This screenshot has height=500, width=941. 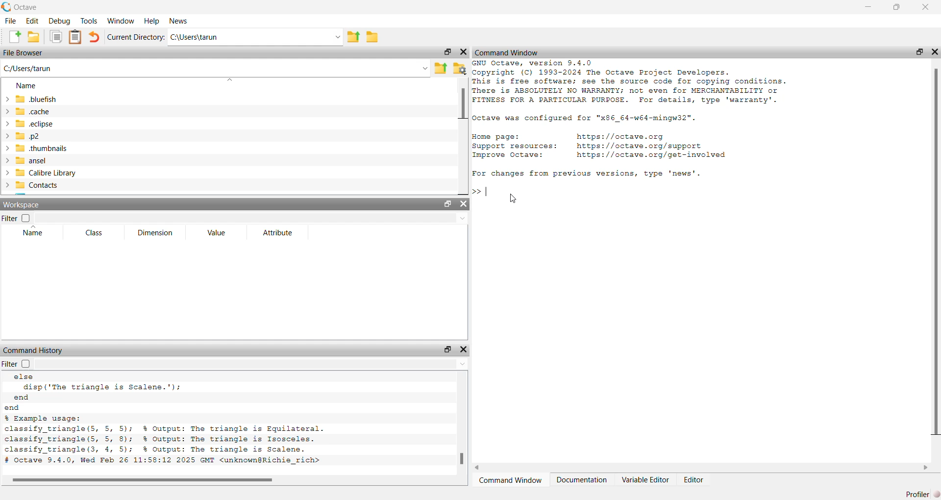 I want to click on octave, so click(x=34, y=6).